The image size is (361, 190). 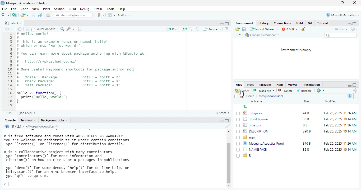 I want to click on  History, so click(x=265, y=23).